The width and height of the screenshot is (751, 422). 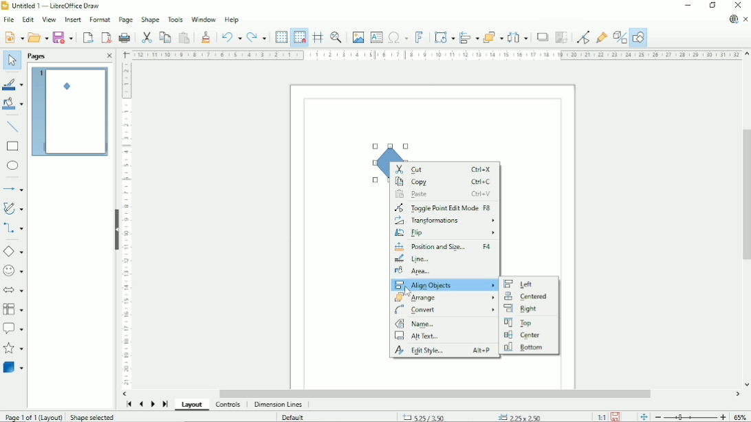 What do you see at coordinates (27, 19) in the screenshot?
I see `Edit` at bounding box center [27, 19].